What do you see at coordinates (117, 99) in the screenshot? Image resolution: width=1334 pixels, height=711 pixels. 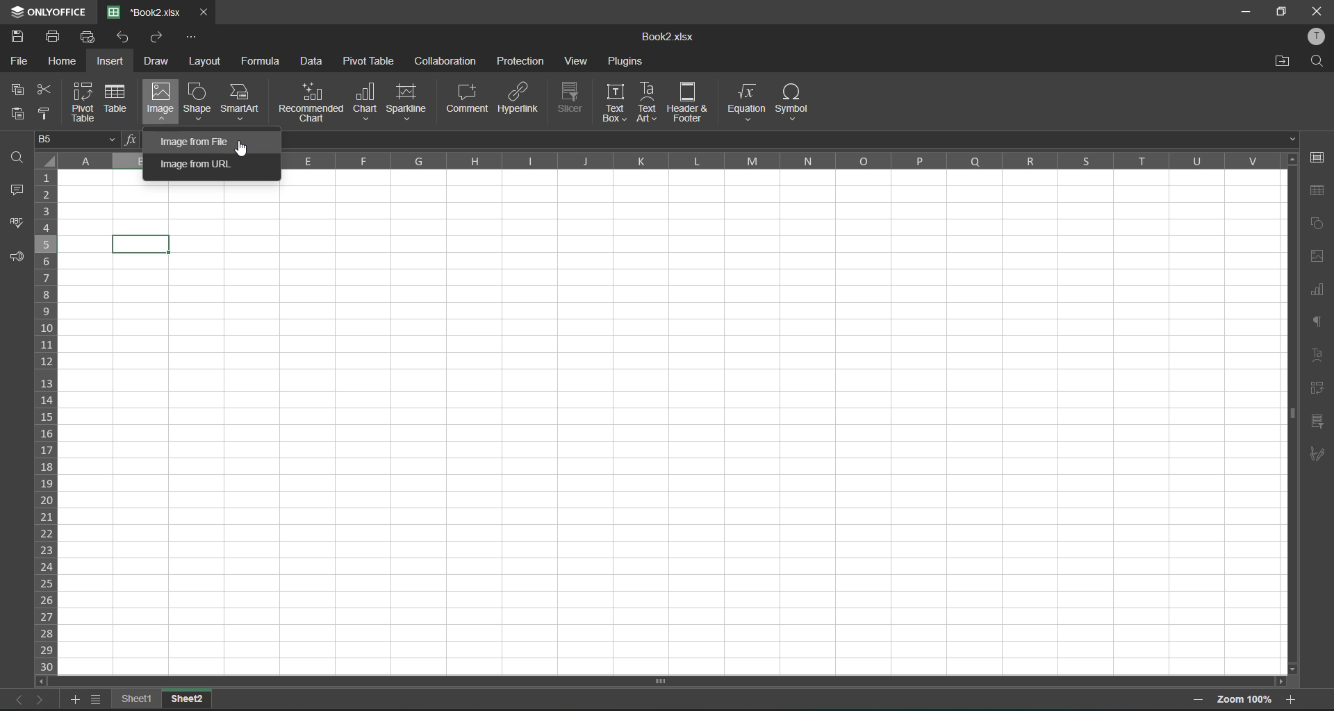 I see `table` at bounding box center [117, 99].